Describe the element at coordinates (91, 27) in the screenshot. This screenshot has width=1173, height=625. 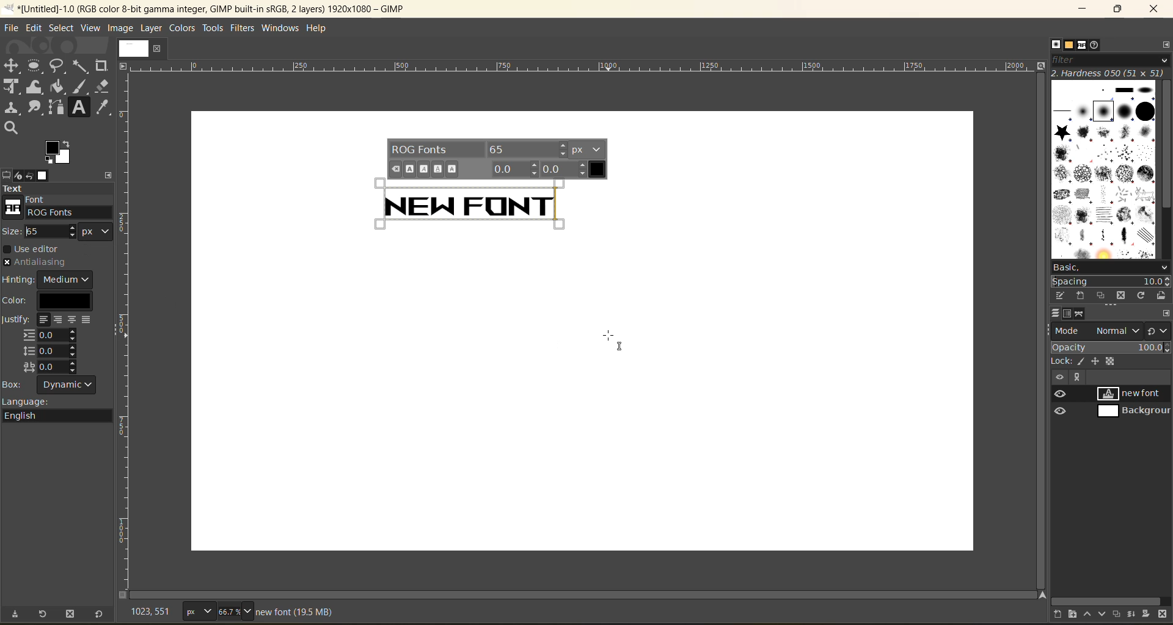
I see `view` at that location.